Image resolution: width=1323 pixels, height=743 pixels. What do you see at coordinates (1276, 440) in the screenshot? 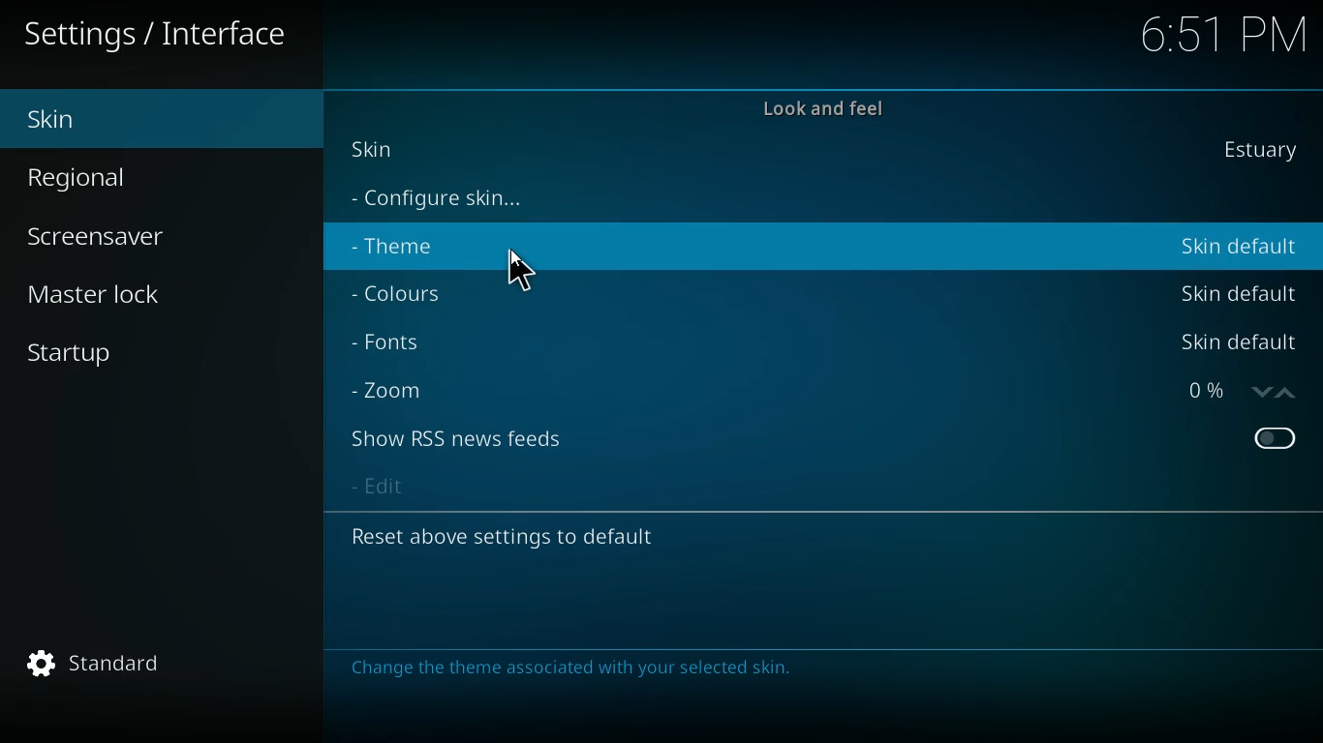
I see `on/off` at bounding box center [1276, 440].